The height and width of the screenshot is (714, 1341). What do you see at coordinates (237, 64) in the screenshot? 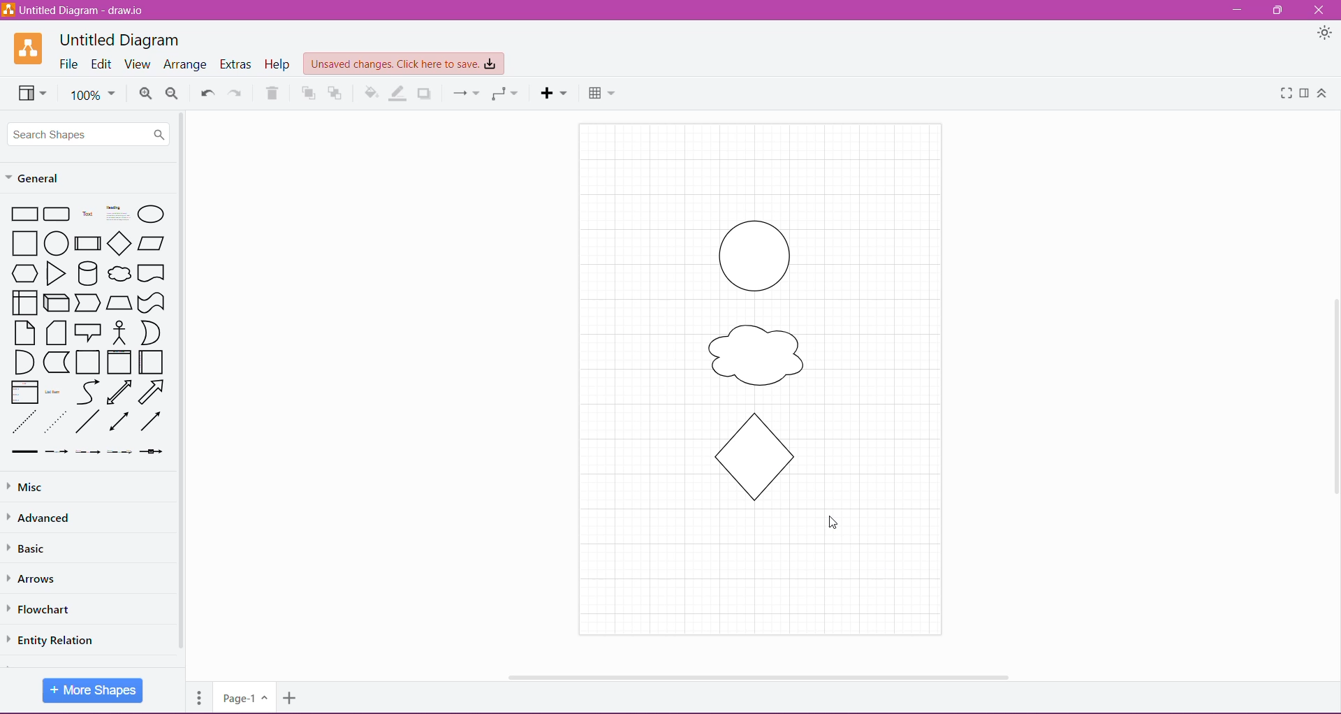
I see `Extras` at bounding box center [237, 64].